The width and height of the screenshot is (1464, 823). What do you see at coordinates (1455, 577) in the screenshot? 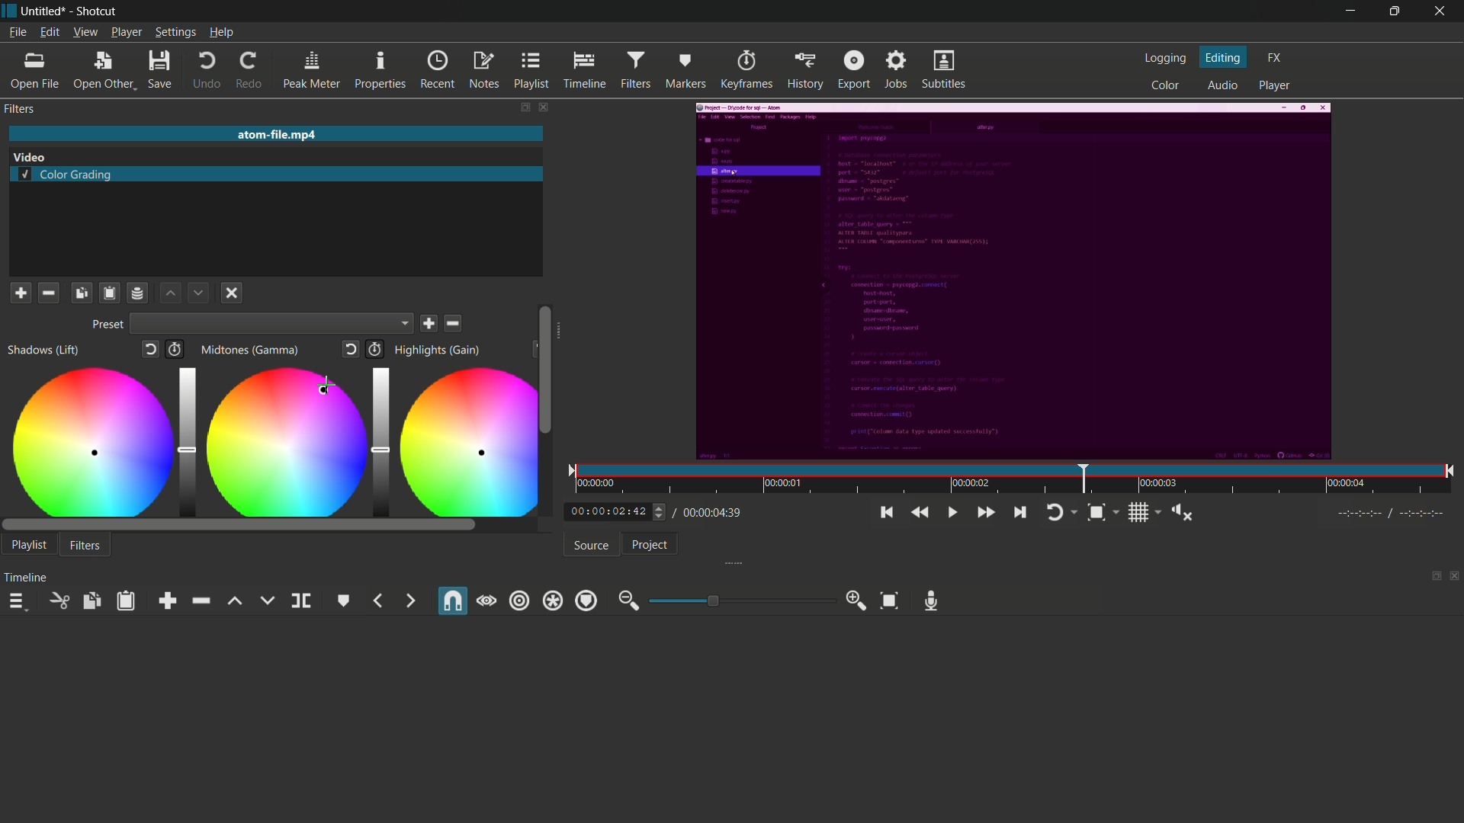
I see `close timeline` at bounding box center [1455, 577].